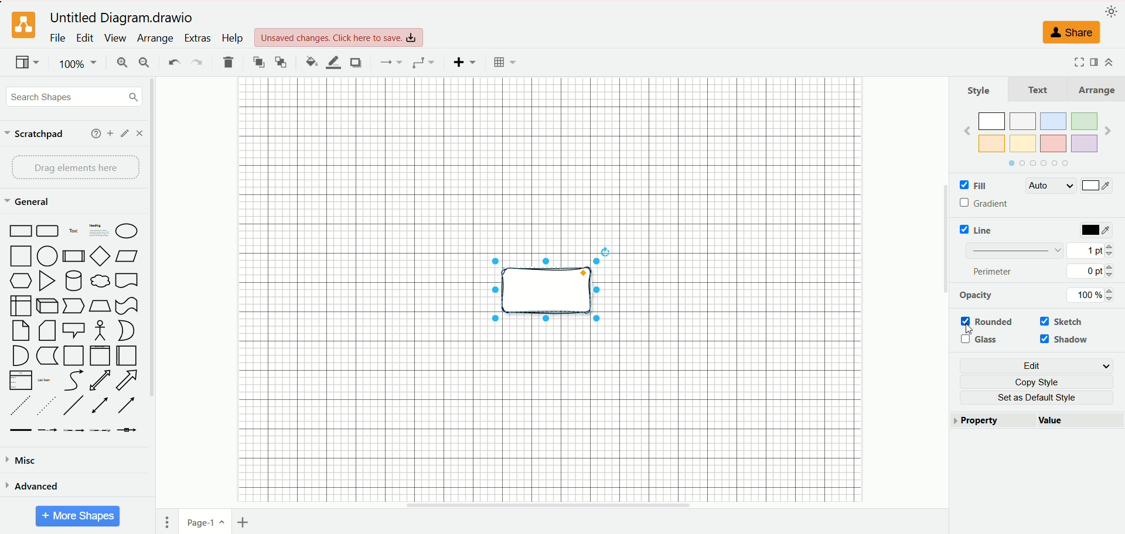 The width and height of the screenshot is (1125, 534). I want to click on redo, so click(196, 63).